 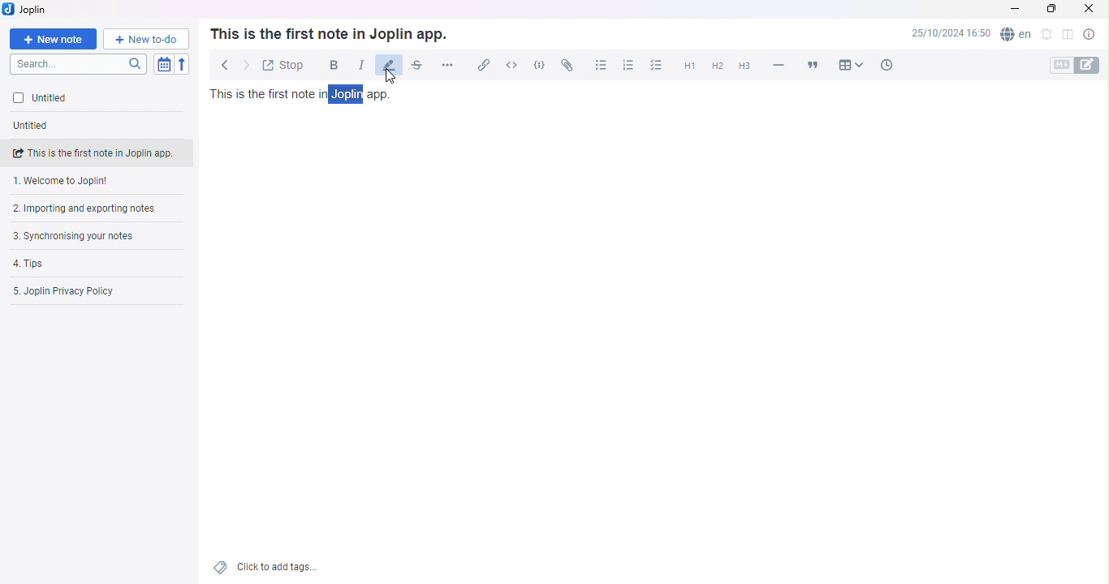 I want to click on Insert/edit link, so click(x=481, y=67).